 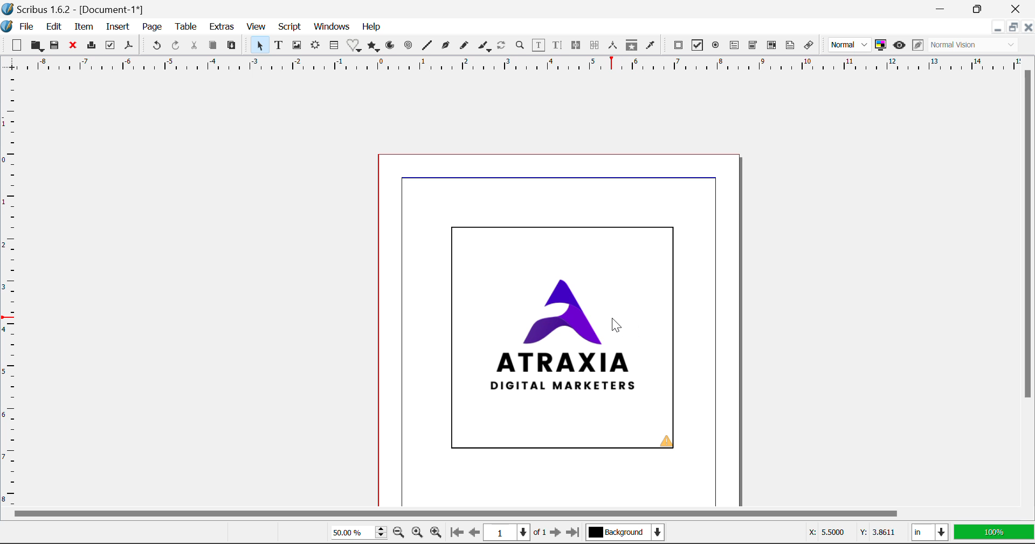 I want to click on Zoom settings, so click(x=417, y=533).